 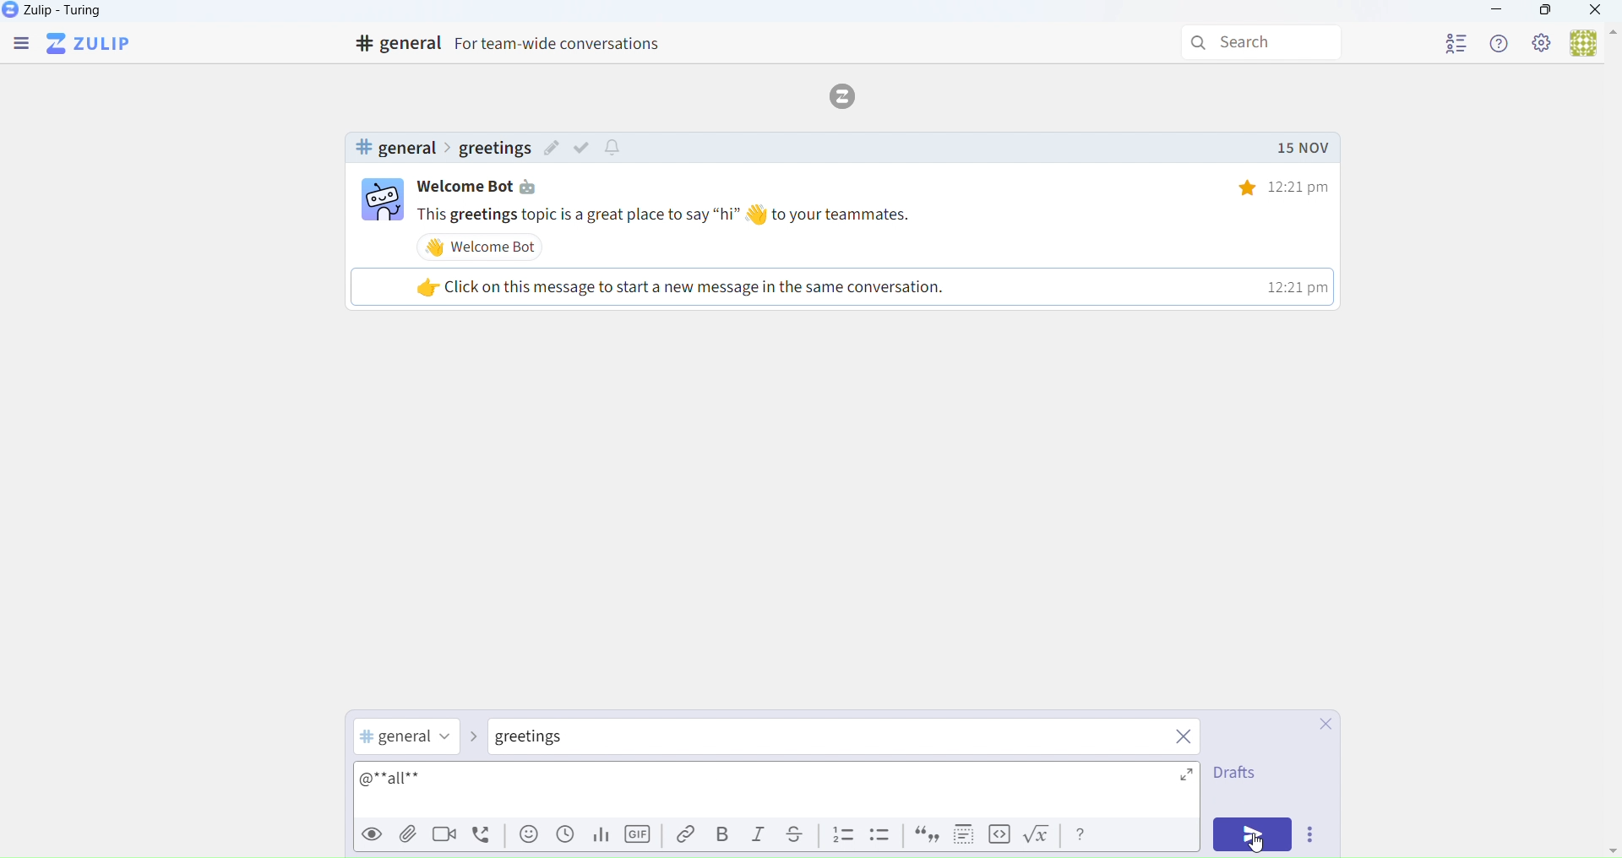 What do you see at coordinates (1501, 43) in the screenshot?
I see `Help` at bounding box center [1501, 43].